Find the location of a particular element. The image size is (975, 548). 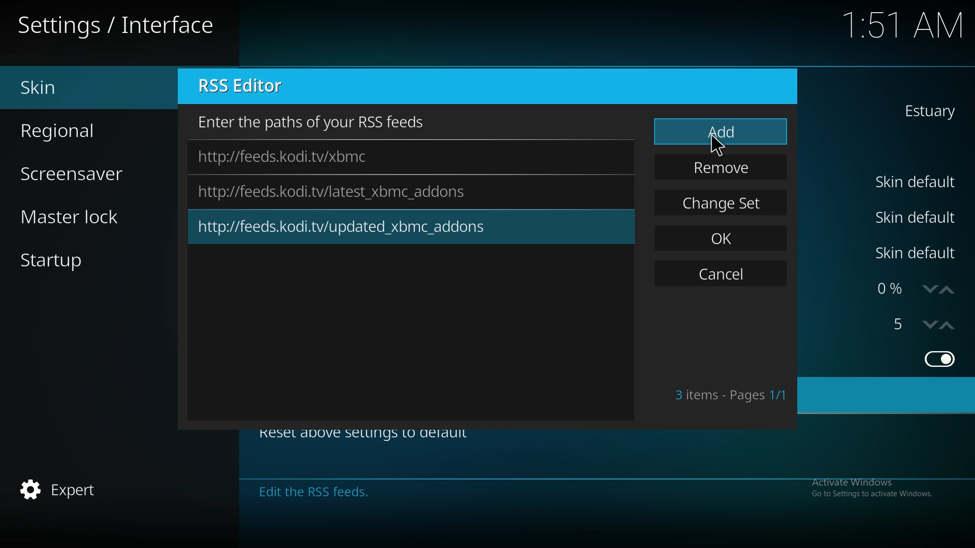

Activate Windows, Go to settings to activate windows is located at coordinates (872, 489).